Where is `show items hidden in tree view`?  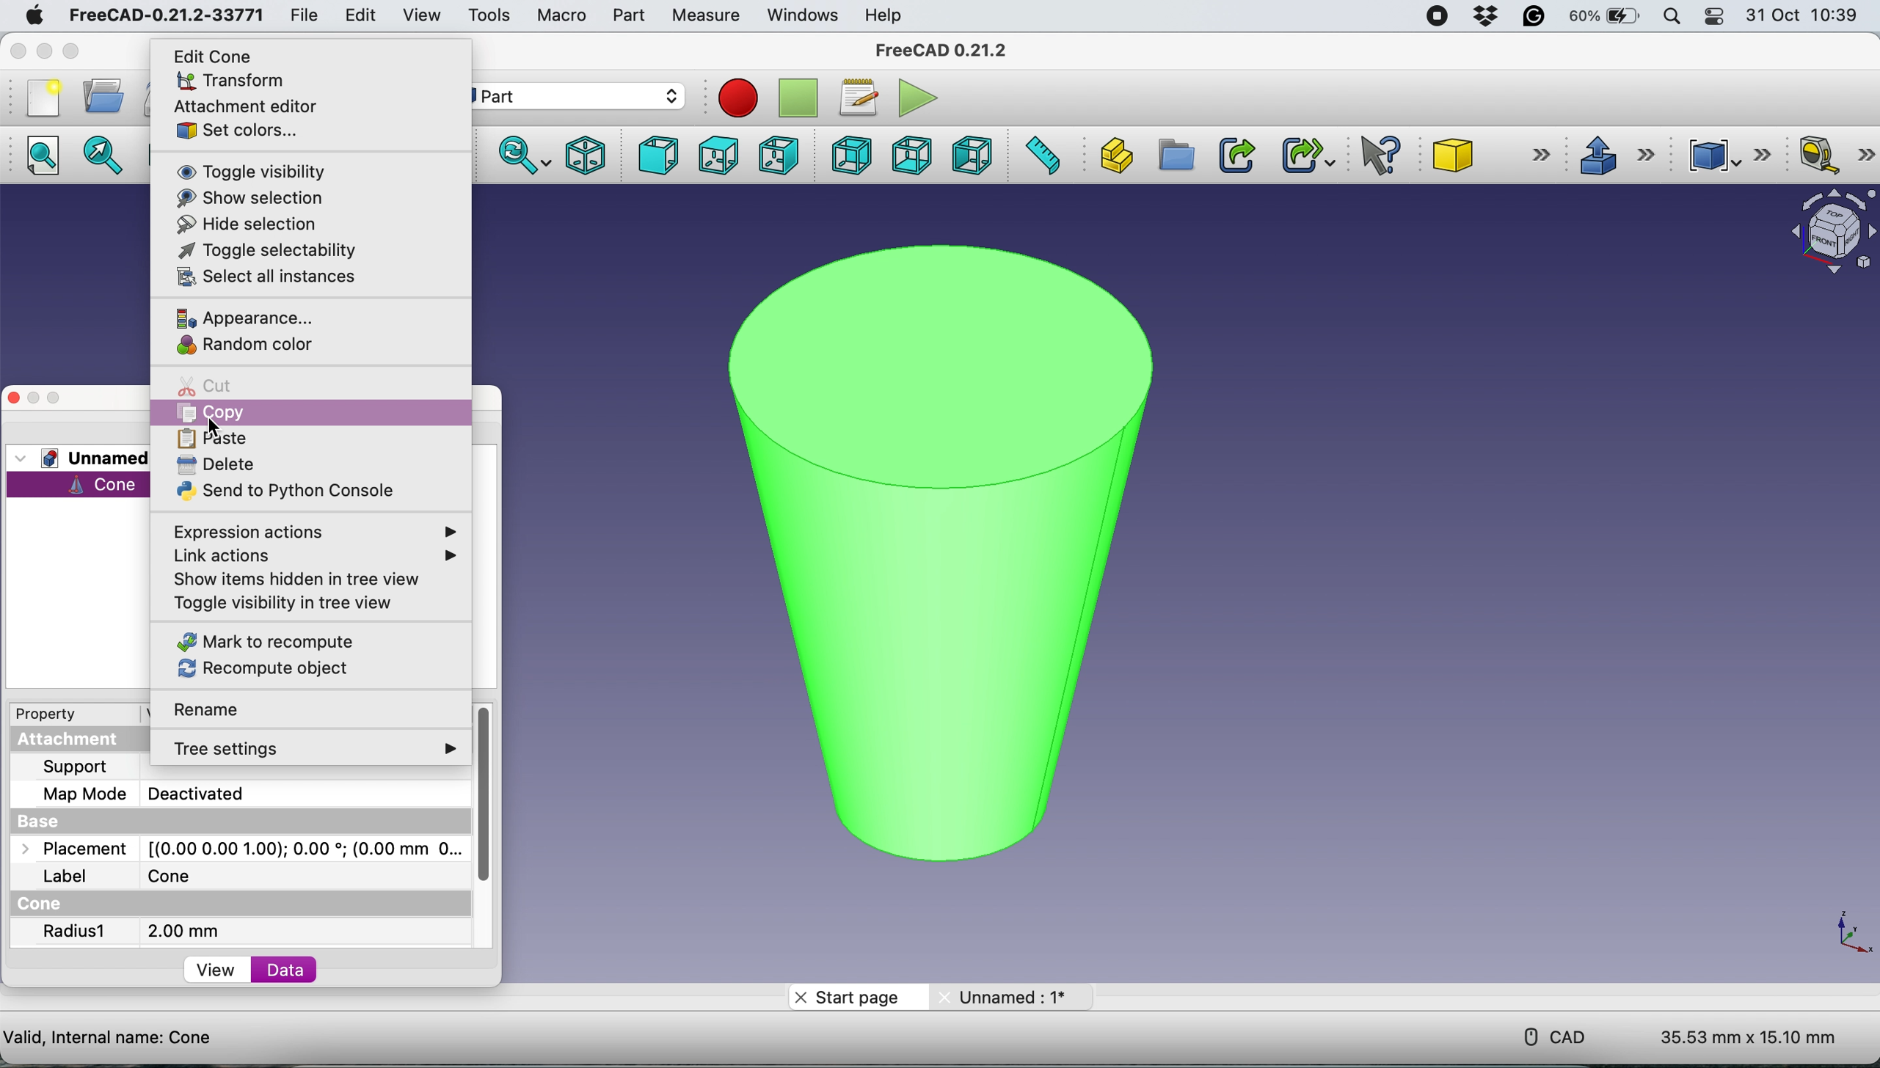
show items hidden in tree view is located at coordinates (307, 578).